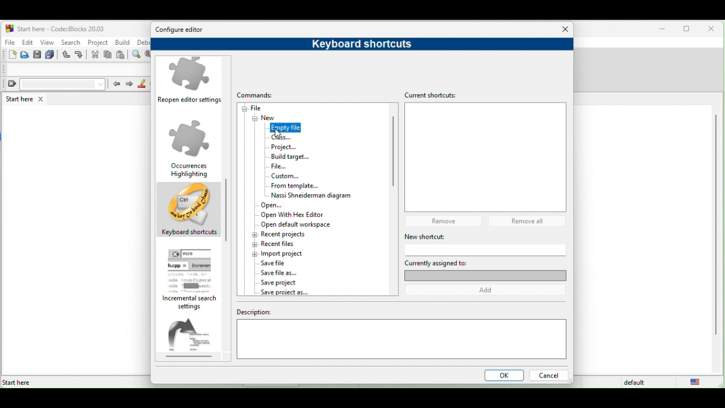  Describe the element at coordinates (548, 376) in the screenshot. I see `cancel` at that location.